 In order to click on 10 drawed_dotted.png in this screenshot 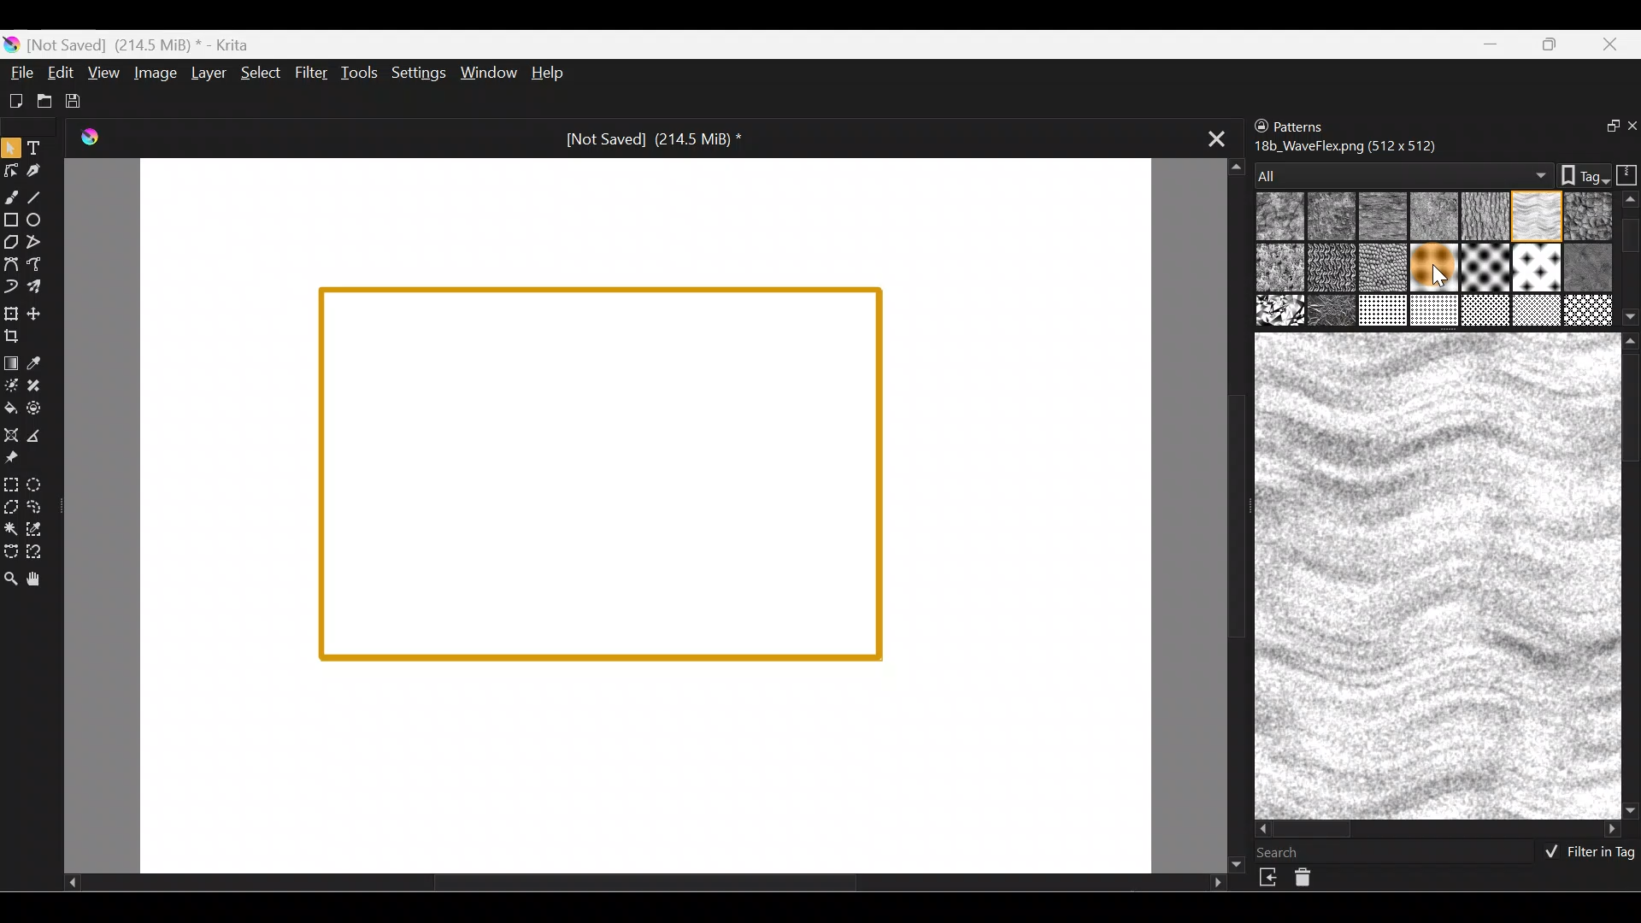, I will do `click(1432, 270)`.